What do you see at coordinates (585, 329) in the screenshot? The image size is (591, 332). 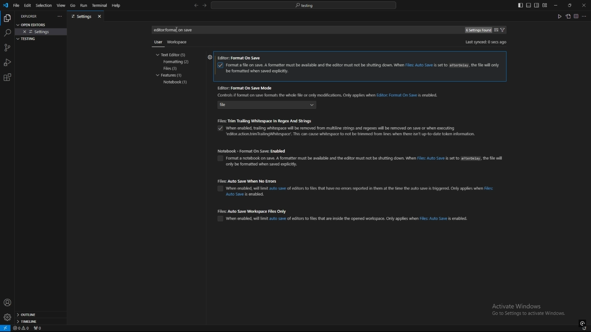 I see `notifications` at bounding box center [585, 329].